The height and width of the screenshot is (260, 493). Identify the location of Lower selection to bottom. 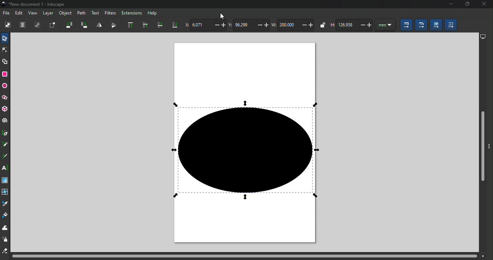
(174, 26).